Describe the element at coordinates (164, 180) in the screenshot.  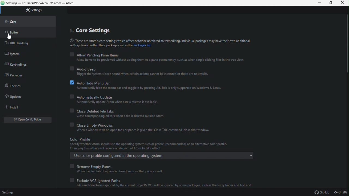
I see `Exclude VCS ignored paths` at that location.